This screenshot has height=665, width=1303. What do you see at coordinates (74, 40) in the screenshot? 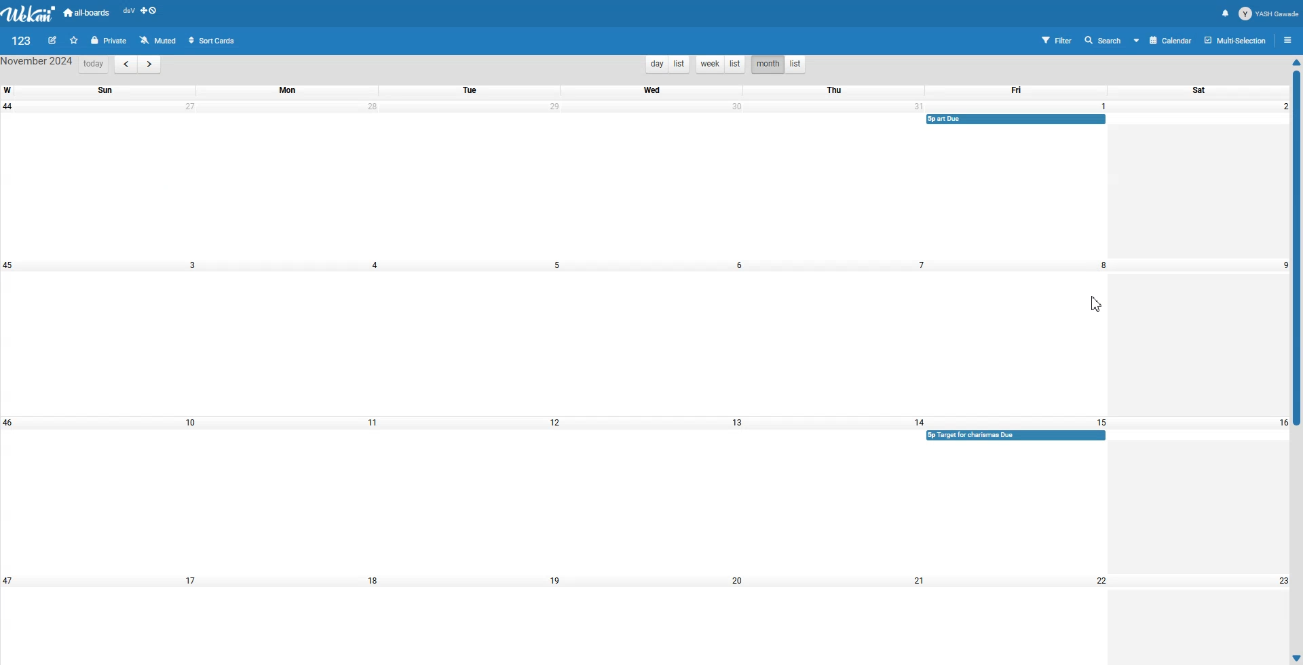
I see `Click to star this board` at bounding box center [74, 40].